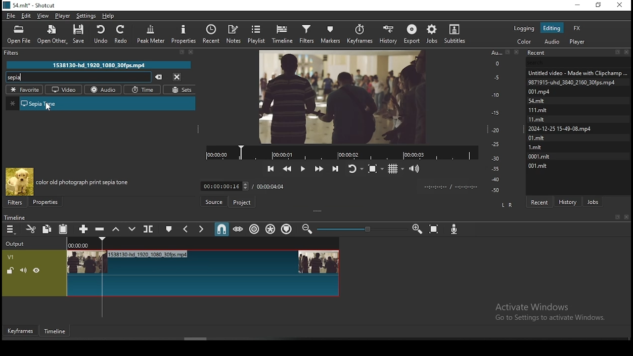 The height and width of the screenshot is (356, 633). Describe the element at coordinates (123, 34) in the screenshot. I see `redo` at that location.